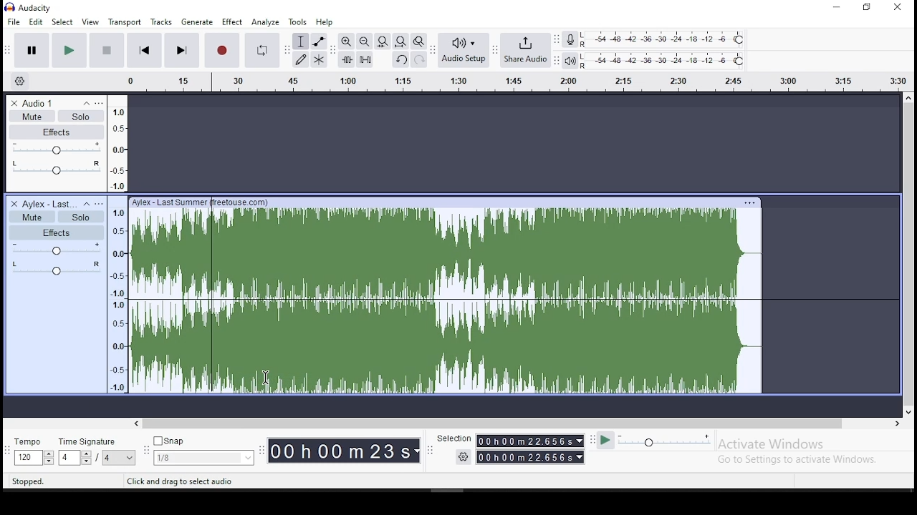 Image resolution: width=917 pixels, height=515 pixels. Describe the element at coordinates (365, 59) in the screenshot. I see `silence audio selection` at that location.